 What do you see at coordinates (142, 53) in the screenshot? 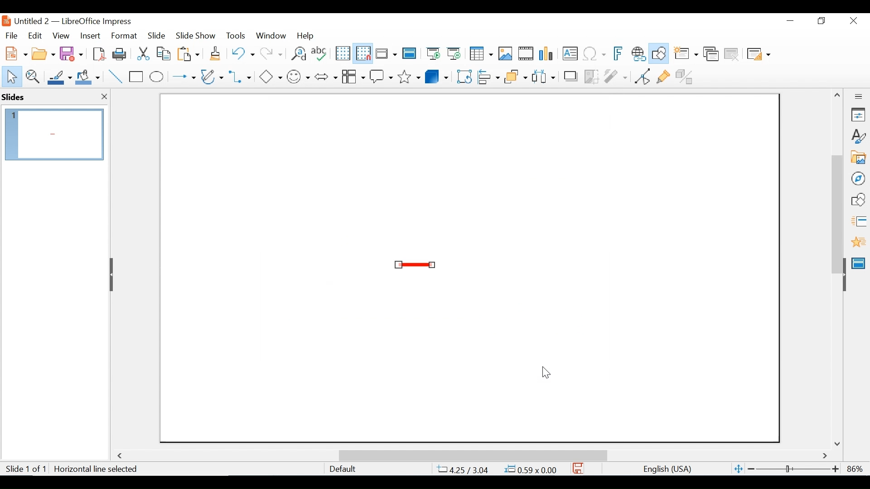
I see `Cut` at bounding box center [142, 53].